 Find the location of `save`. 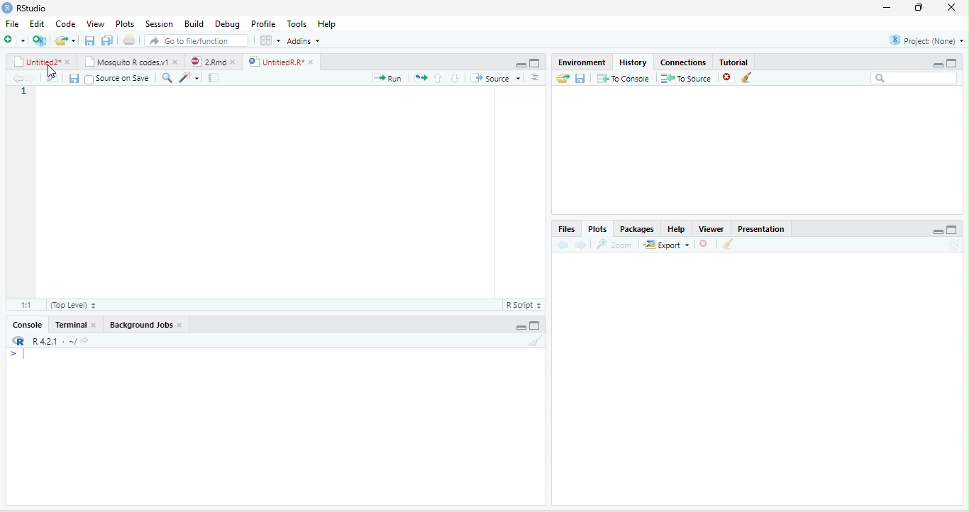

save is located at coordinates (70, 78).